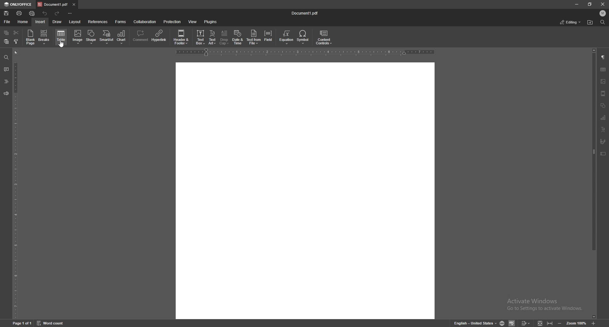 This screenshot has width=609, height=327. I want to click on signature field, so click(604, 141).